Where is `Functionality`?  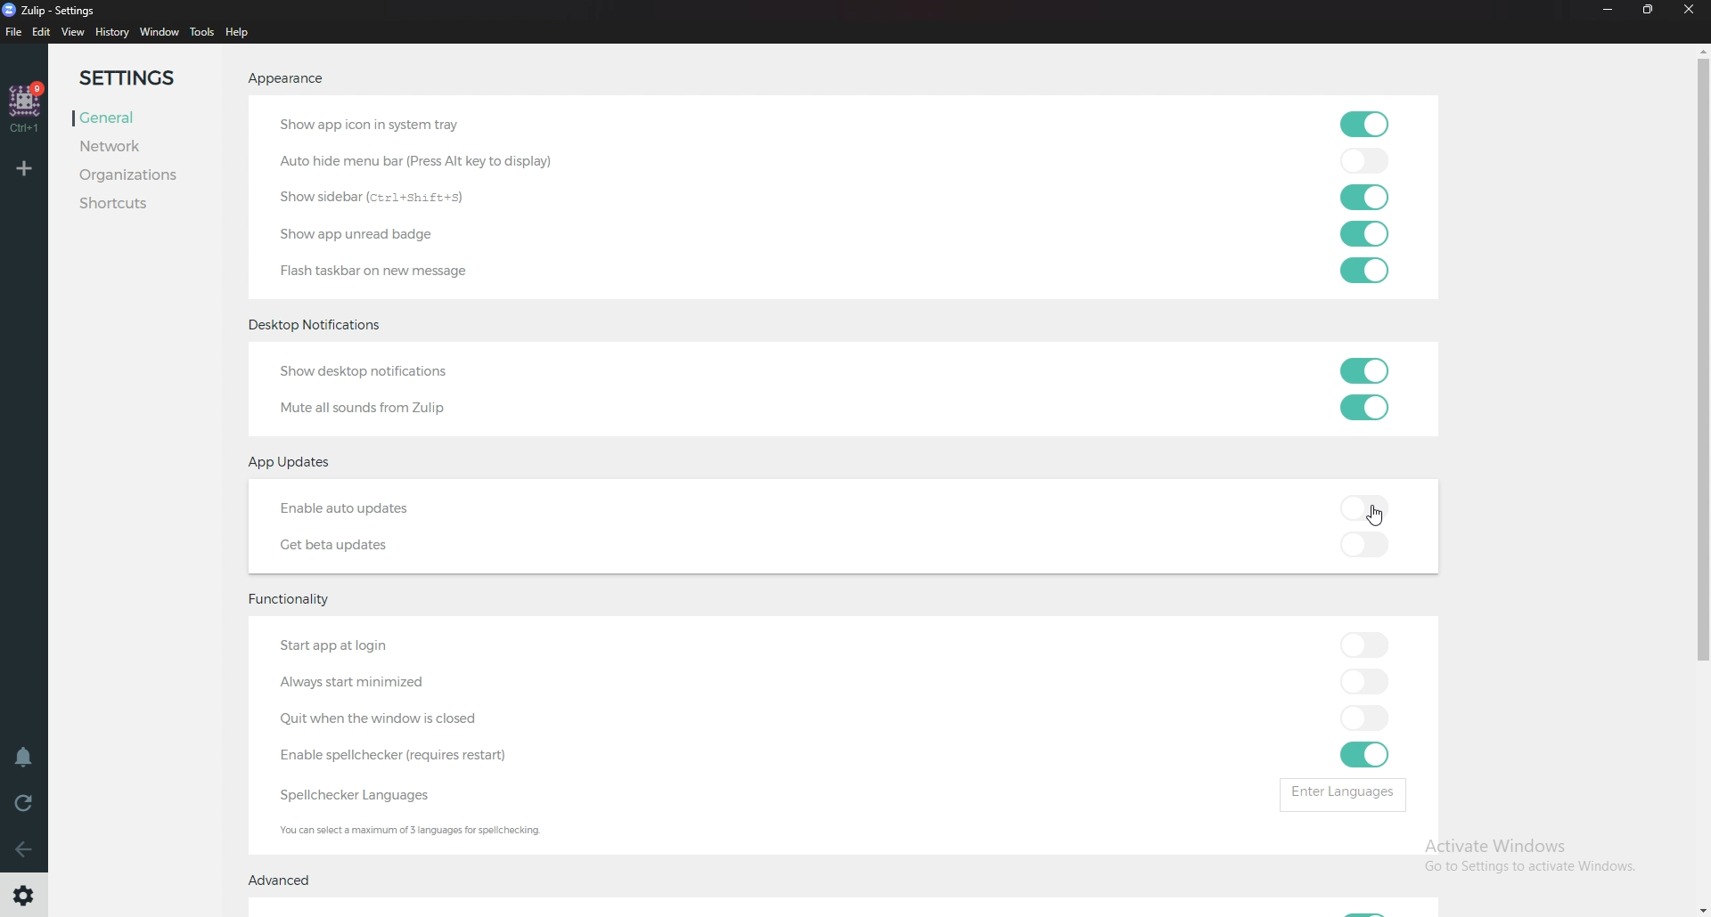
Functionality is located at coordinates (295, 603).